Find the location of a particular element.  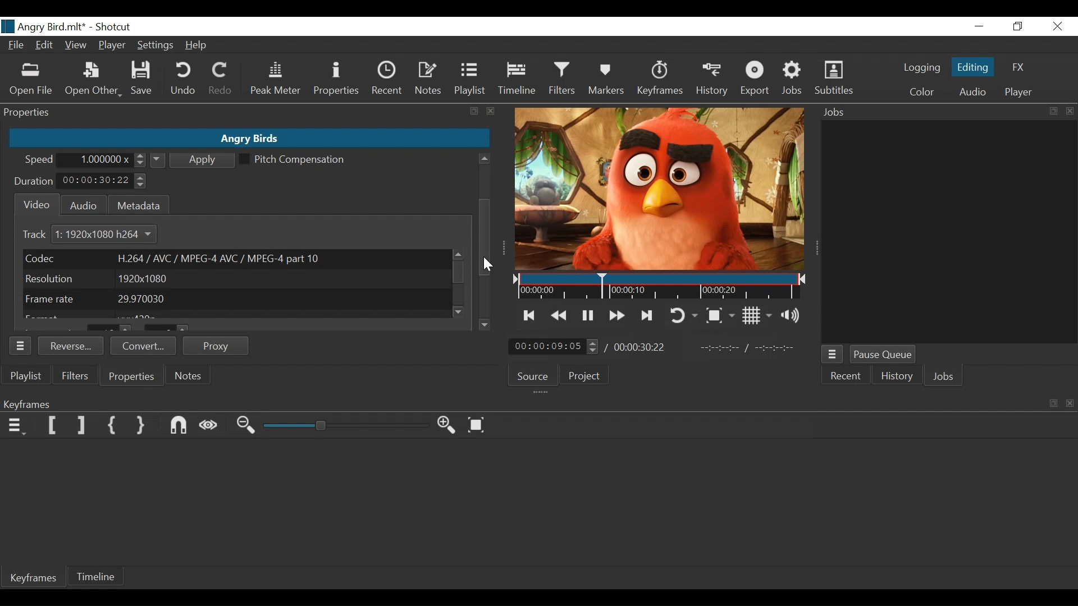

Audio is located at coordinates (80, 204).